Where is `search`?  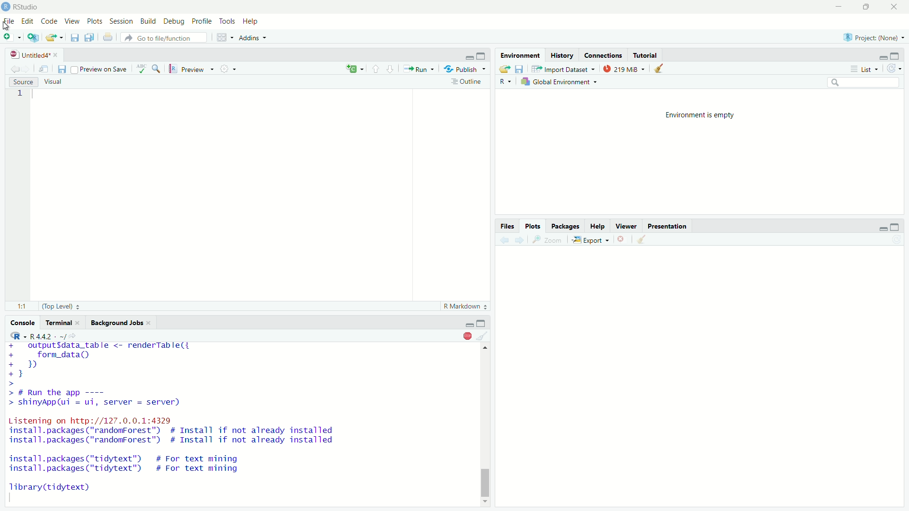
search is located at coordinates (864, 82).